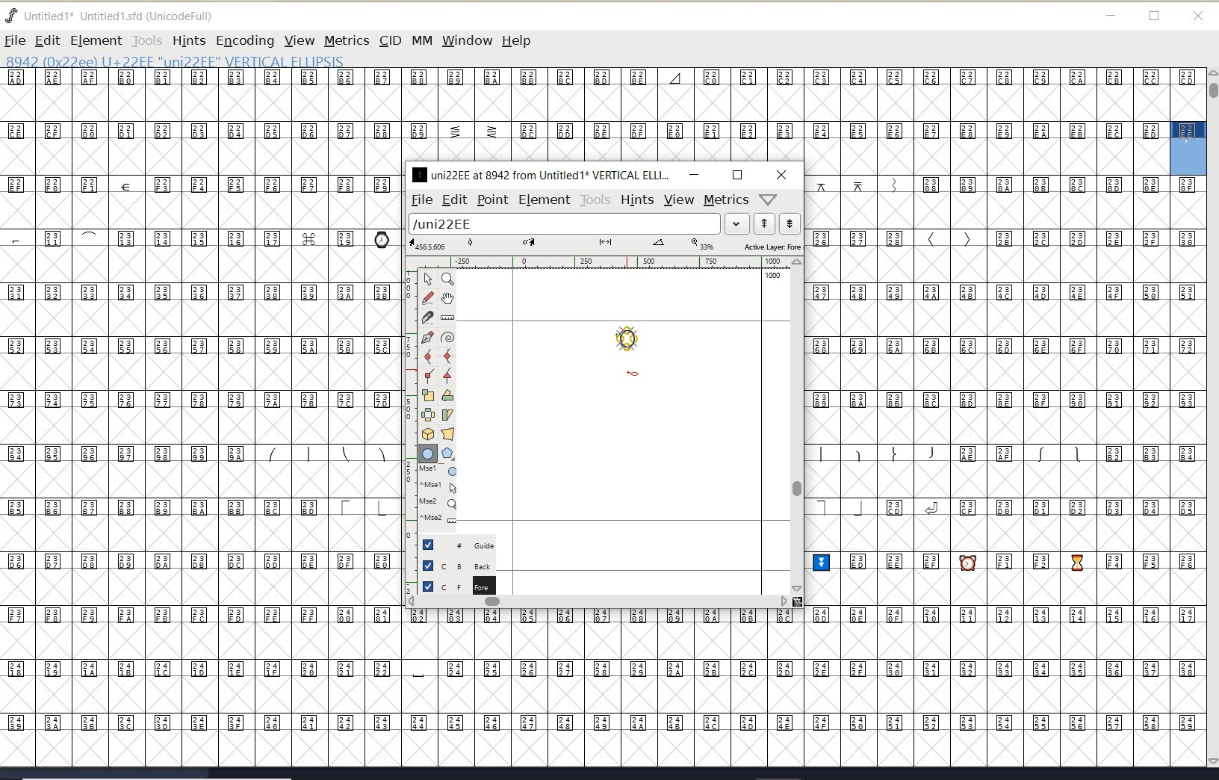  What do you see at coordinates (446, 374) in the screenshot?
I see `add a tangent point` at bounding box center [446, 374].